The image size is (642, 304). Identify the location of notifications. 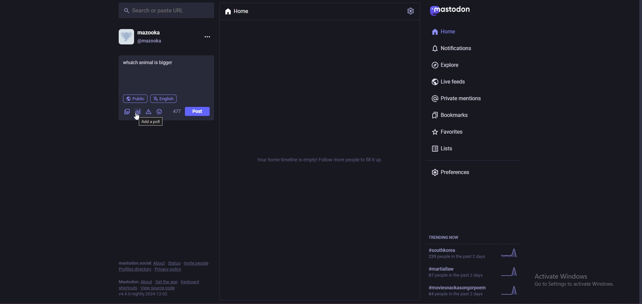
(455, 48).